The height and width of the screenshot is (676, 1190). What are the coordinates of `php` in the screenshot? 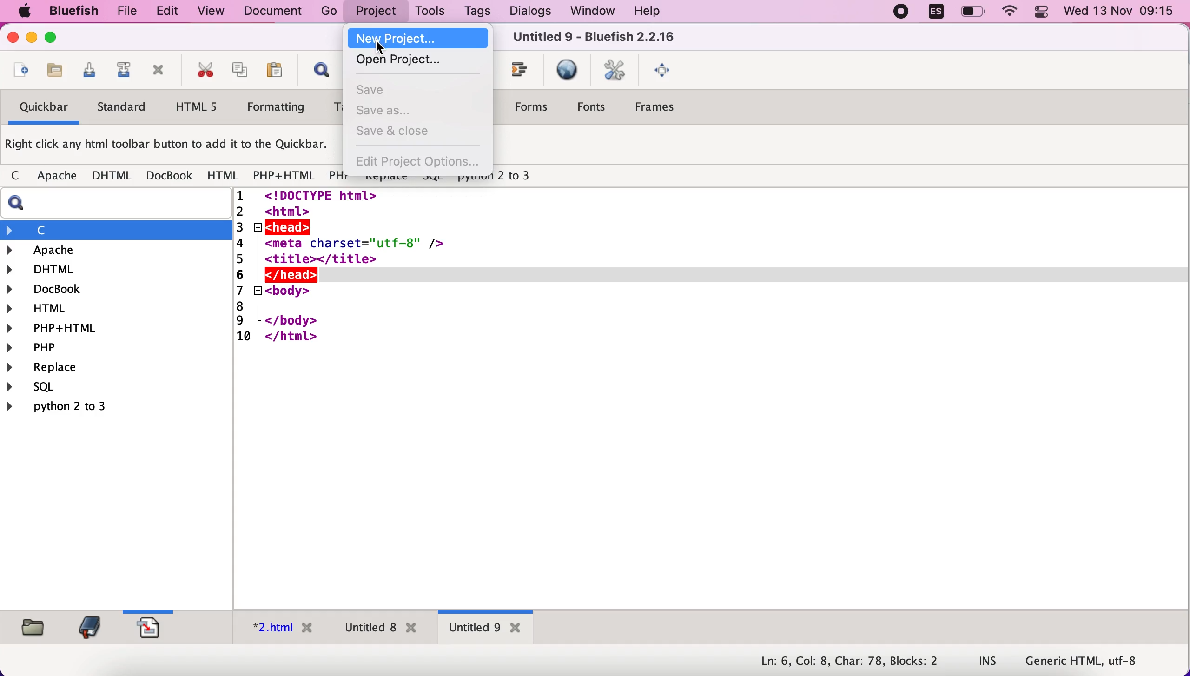 It's located at (337, 177).